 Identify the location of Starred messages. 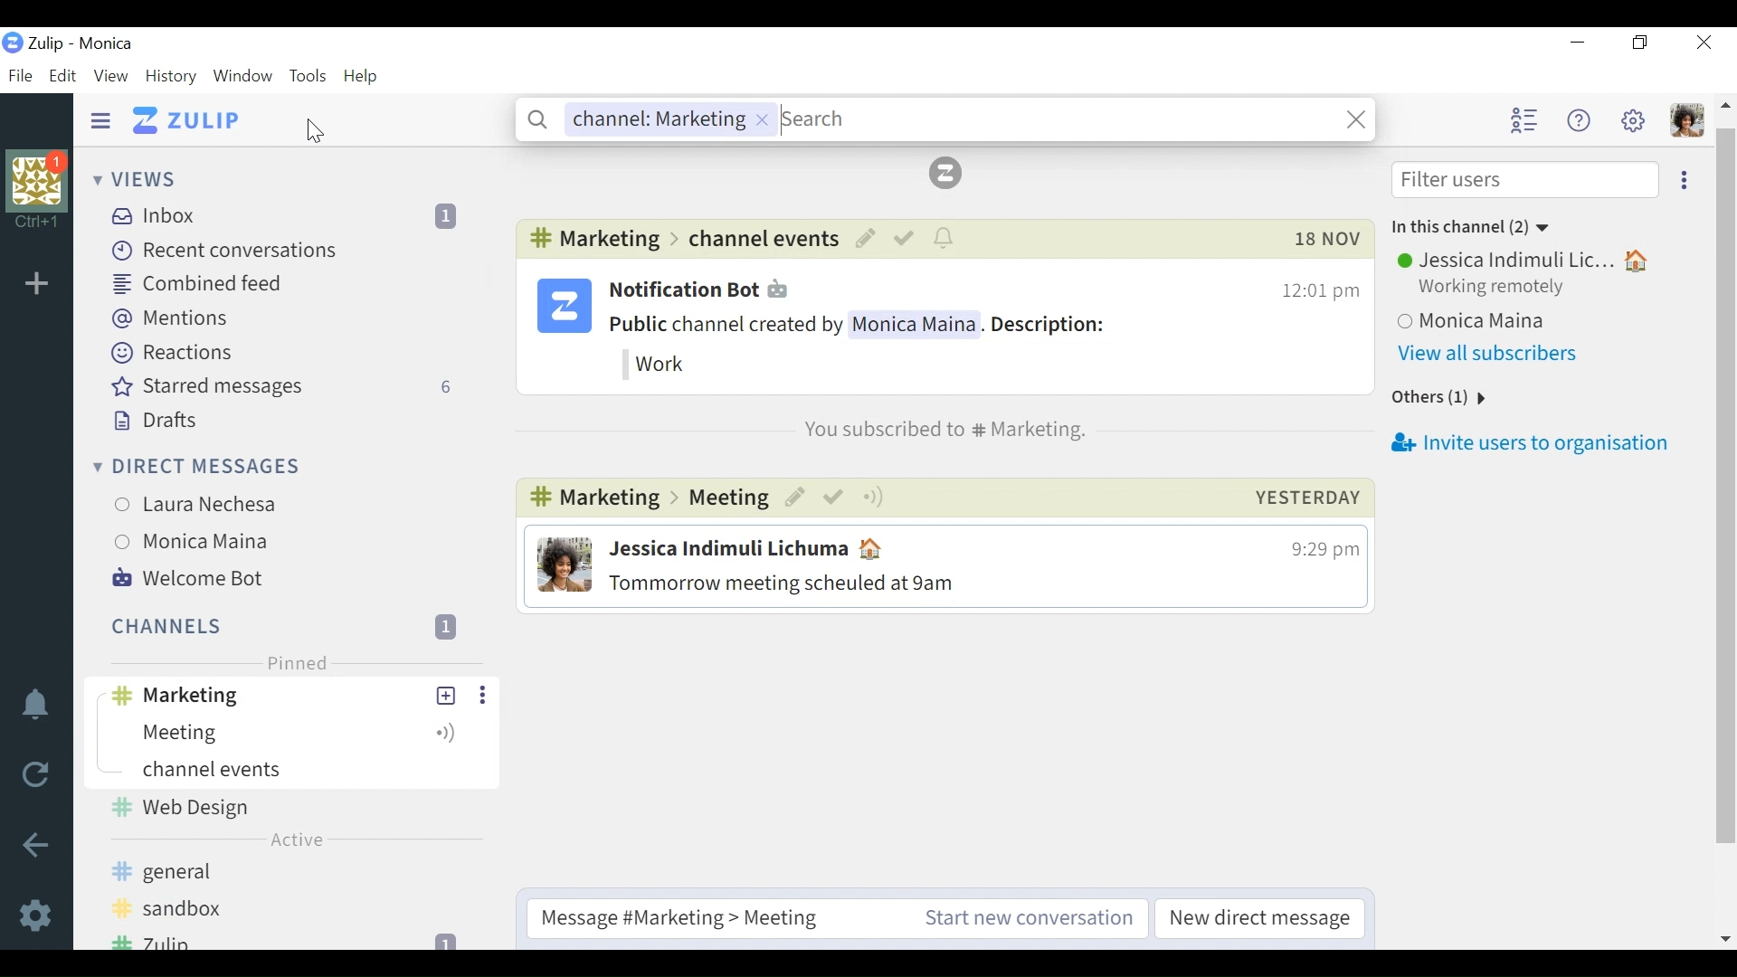
(284, 387).